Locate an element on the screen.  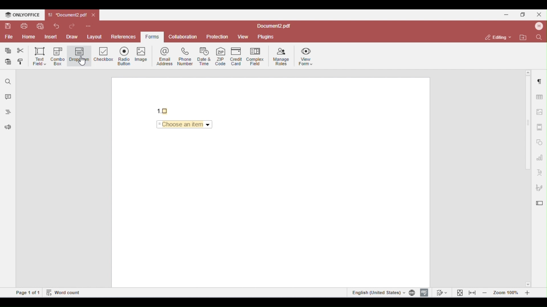
vertical scroll bar is located at coordinates (528, 127).